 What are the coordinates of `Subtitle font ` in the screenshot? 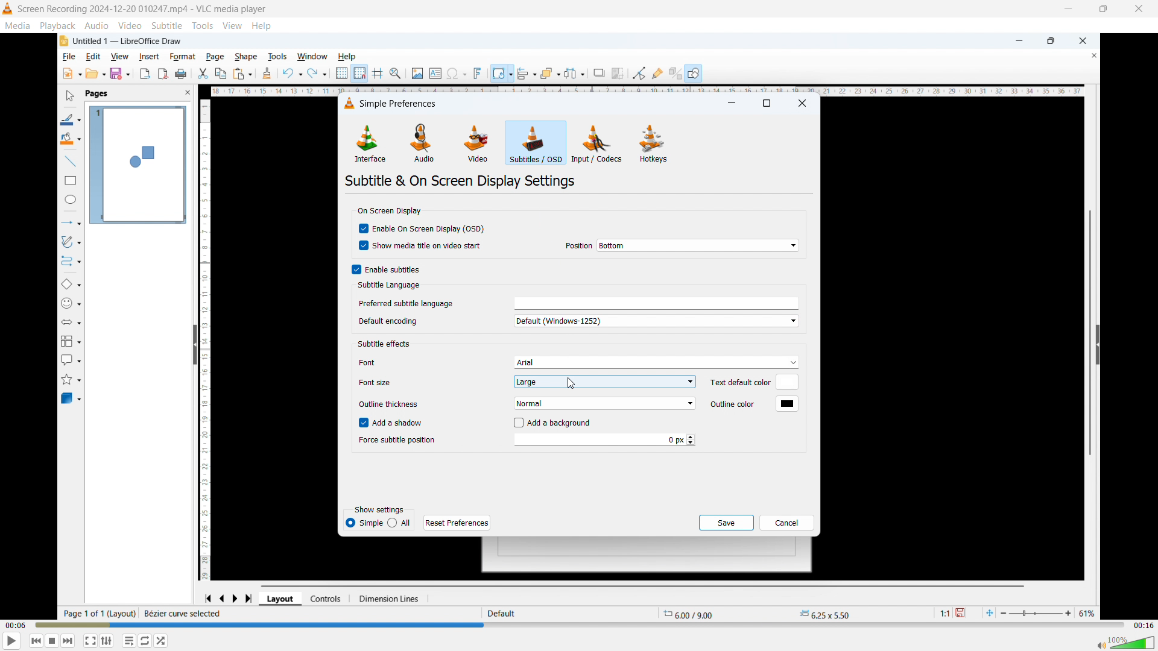 It's located at (656, 363).